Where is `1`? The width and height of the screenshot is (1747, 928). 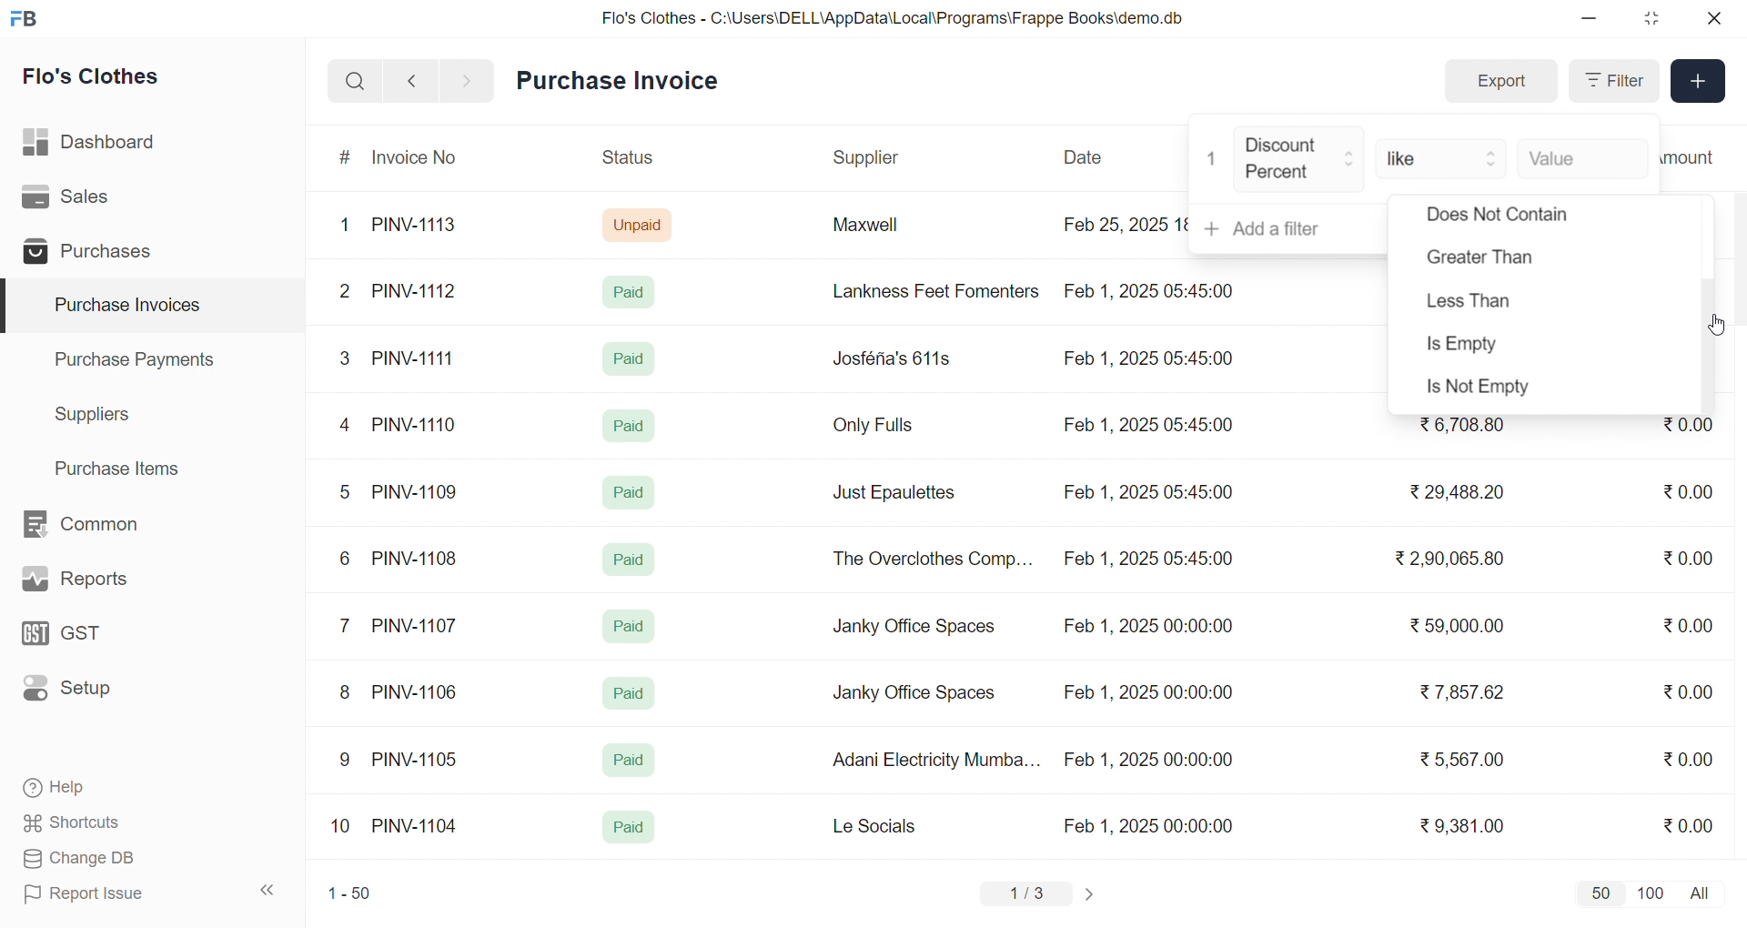 1 is located at coordinates (1213, 159).